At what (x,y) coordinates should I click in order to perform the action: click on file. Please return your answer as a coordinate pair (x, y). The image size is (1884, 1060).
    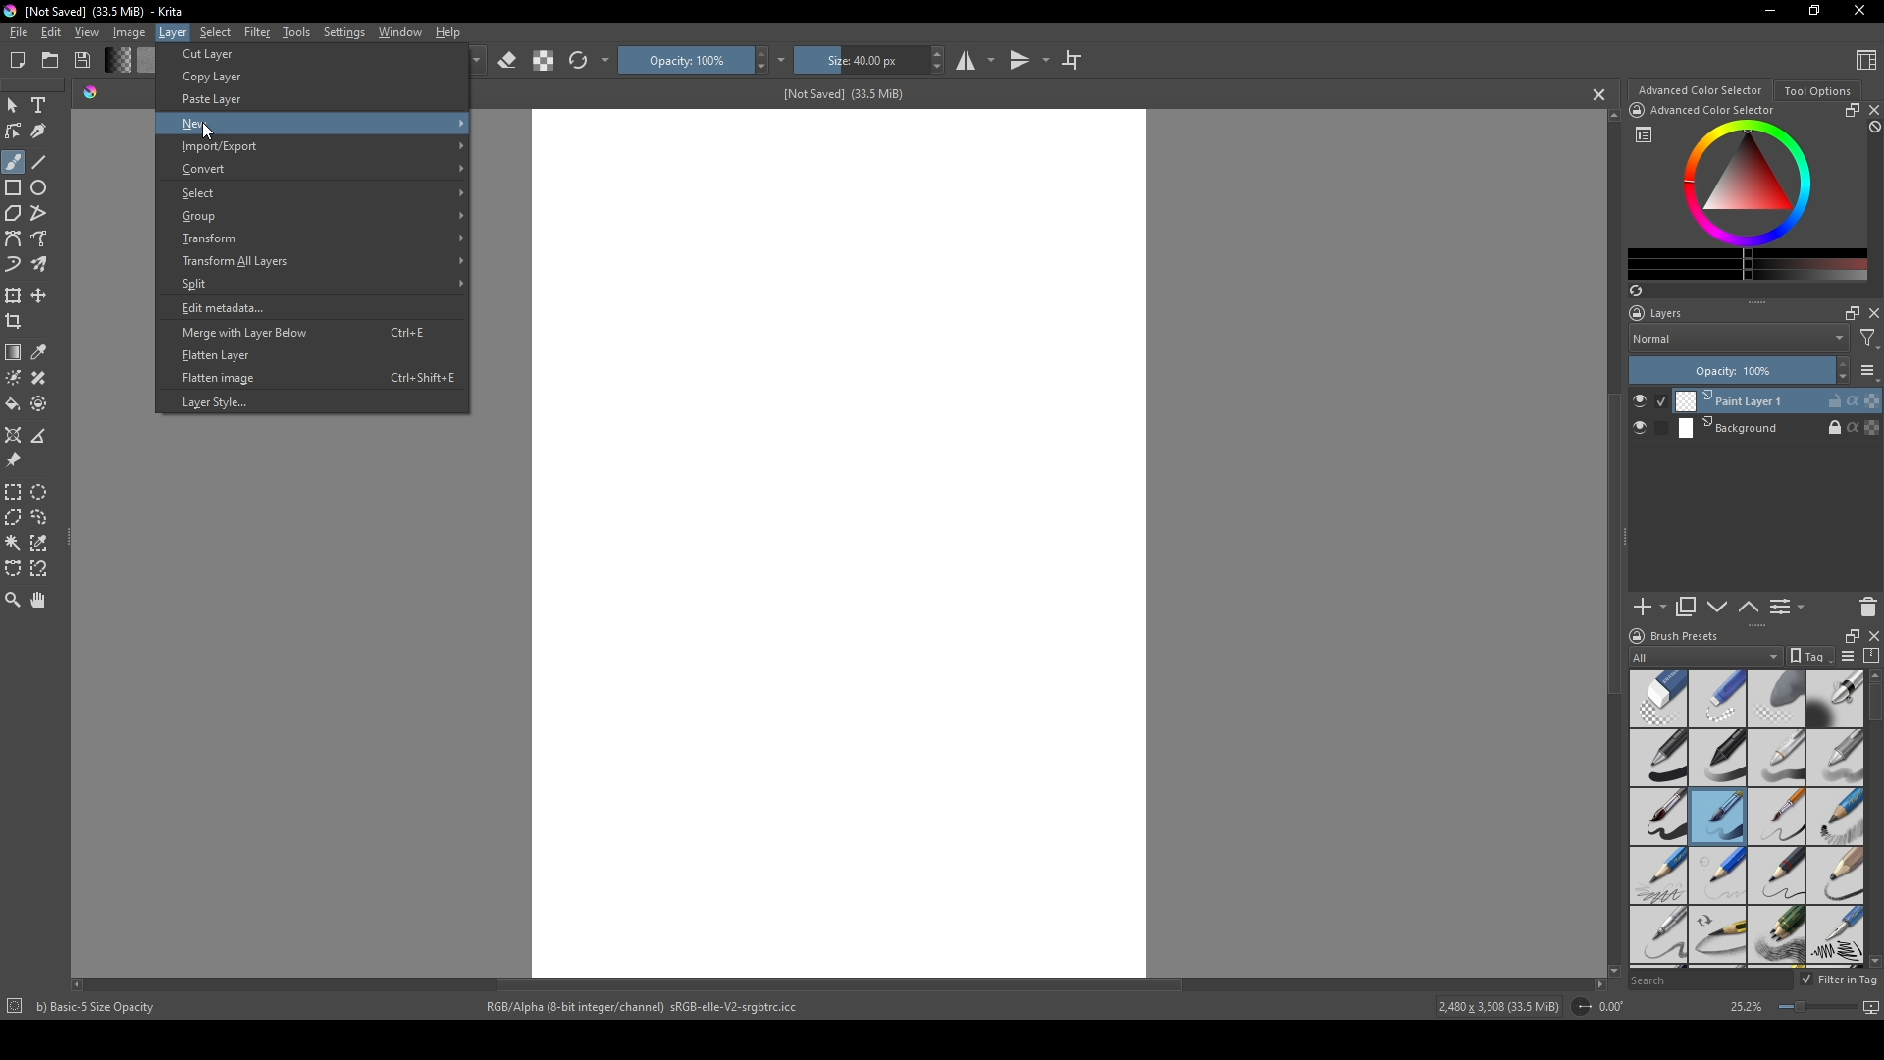
    Looking at the image, I should click on (18, 33).